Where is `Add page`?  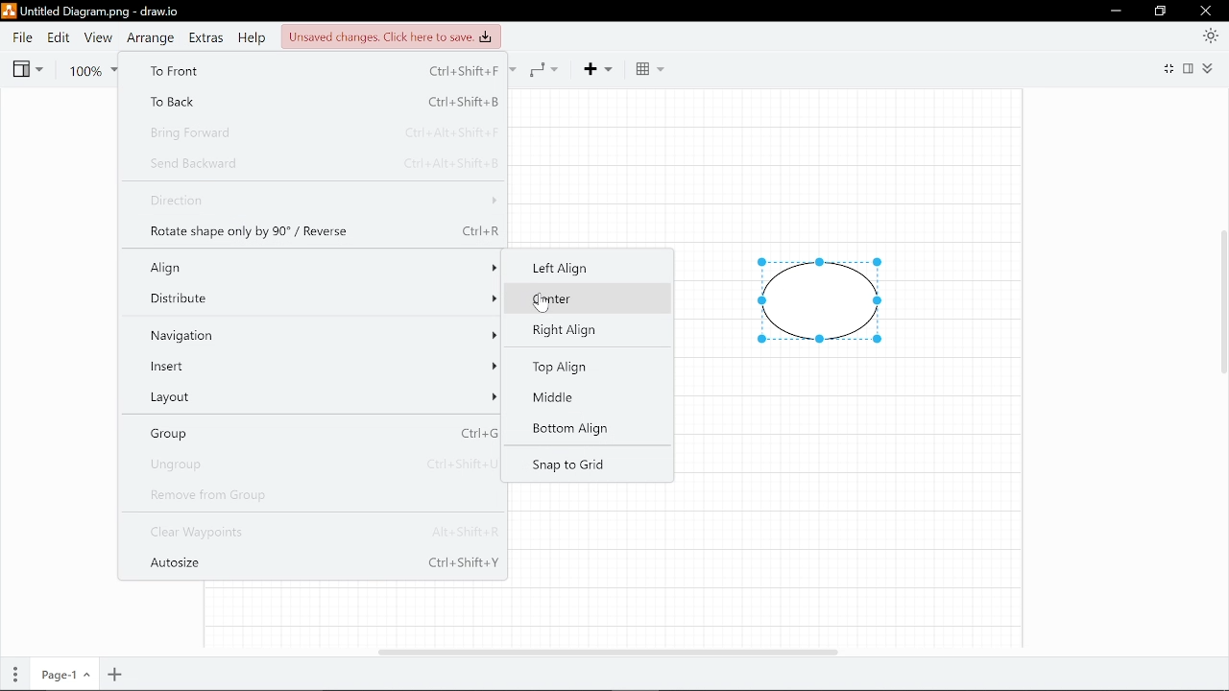
Add page is located at coordinates (116, 675).